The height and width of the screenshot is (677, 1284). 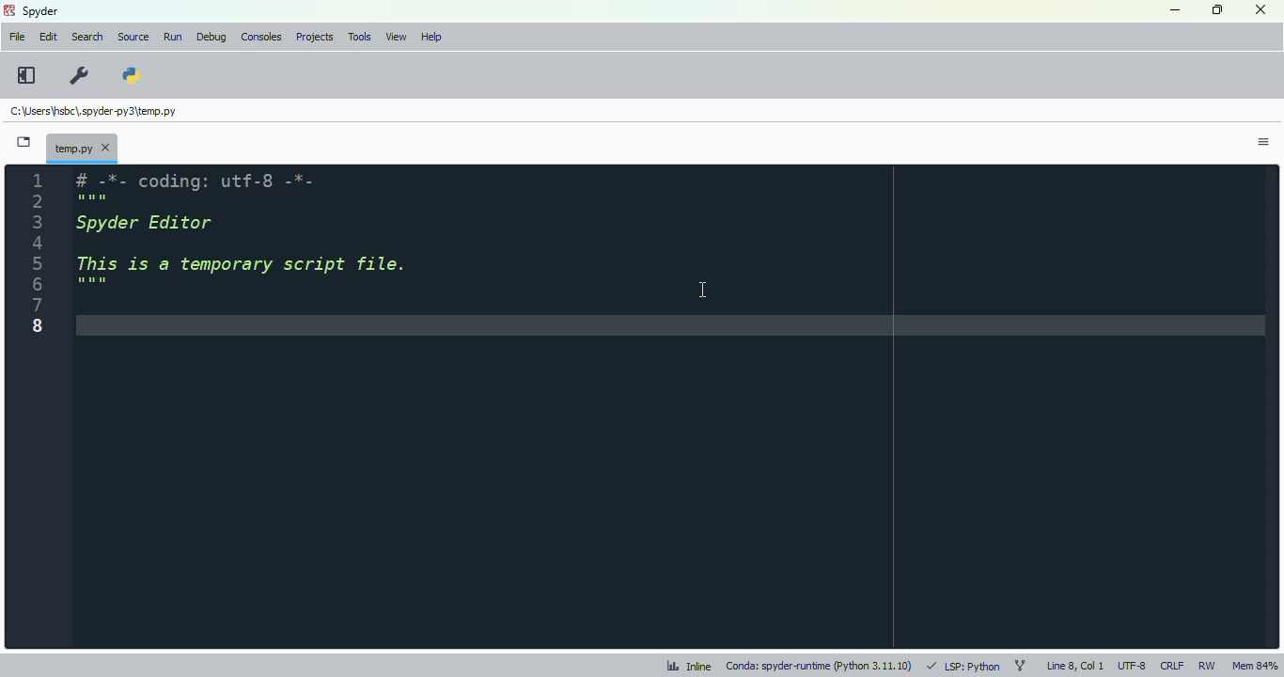 What do you see at coordinates (1177, 10) in the screenshot?
I see `minimize` at bounding box center [1177, 10].